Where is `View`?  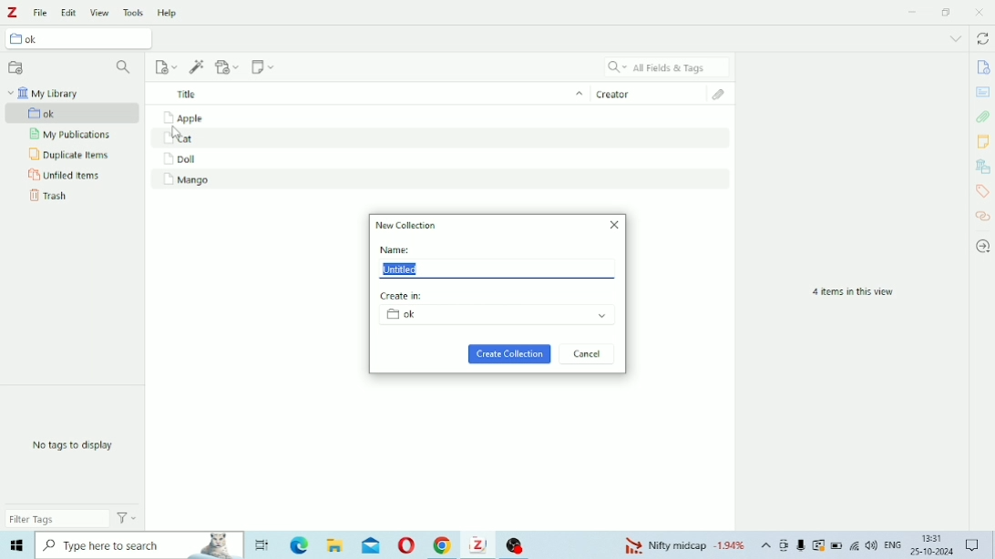 View is located at coordinates (99, 13).